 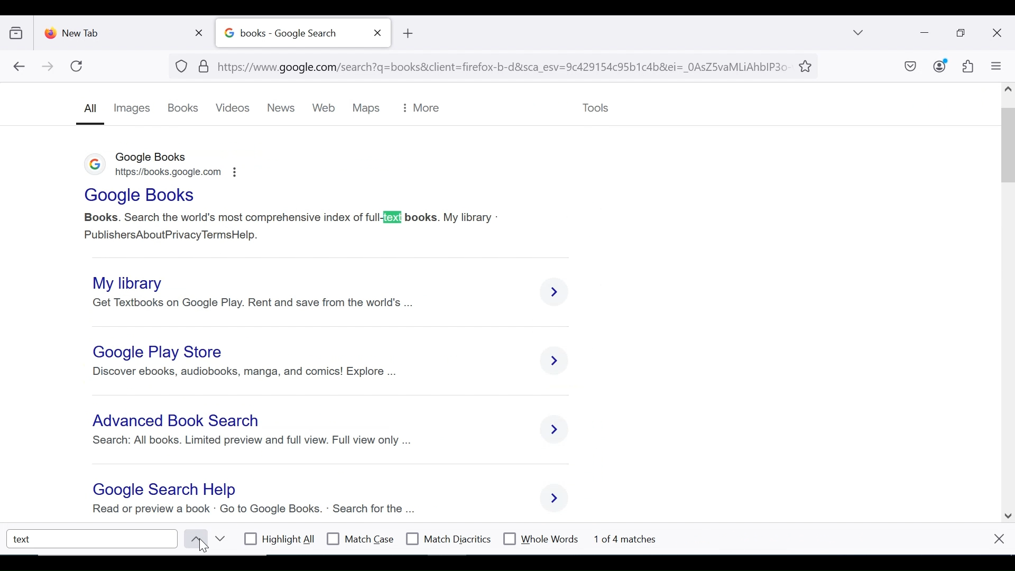 I want to click on scroll bar, so click(x=1009, y=299).